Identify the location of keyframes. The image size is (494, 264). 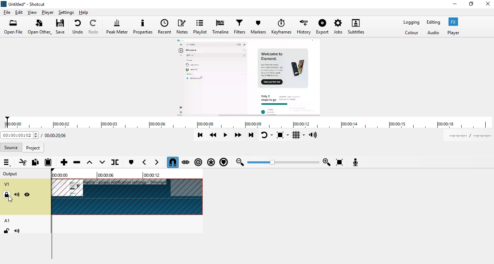
(280, 27).